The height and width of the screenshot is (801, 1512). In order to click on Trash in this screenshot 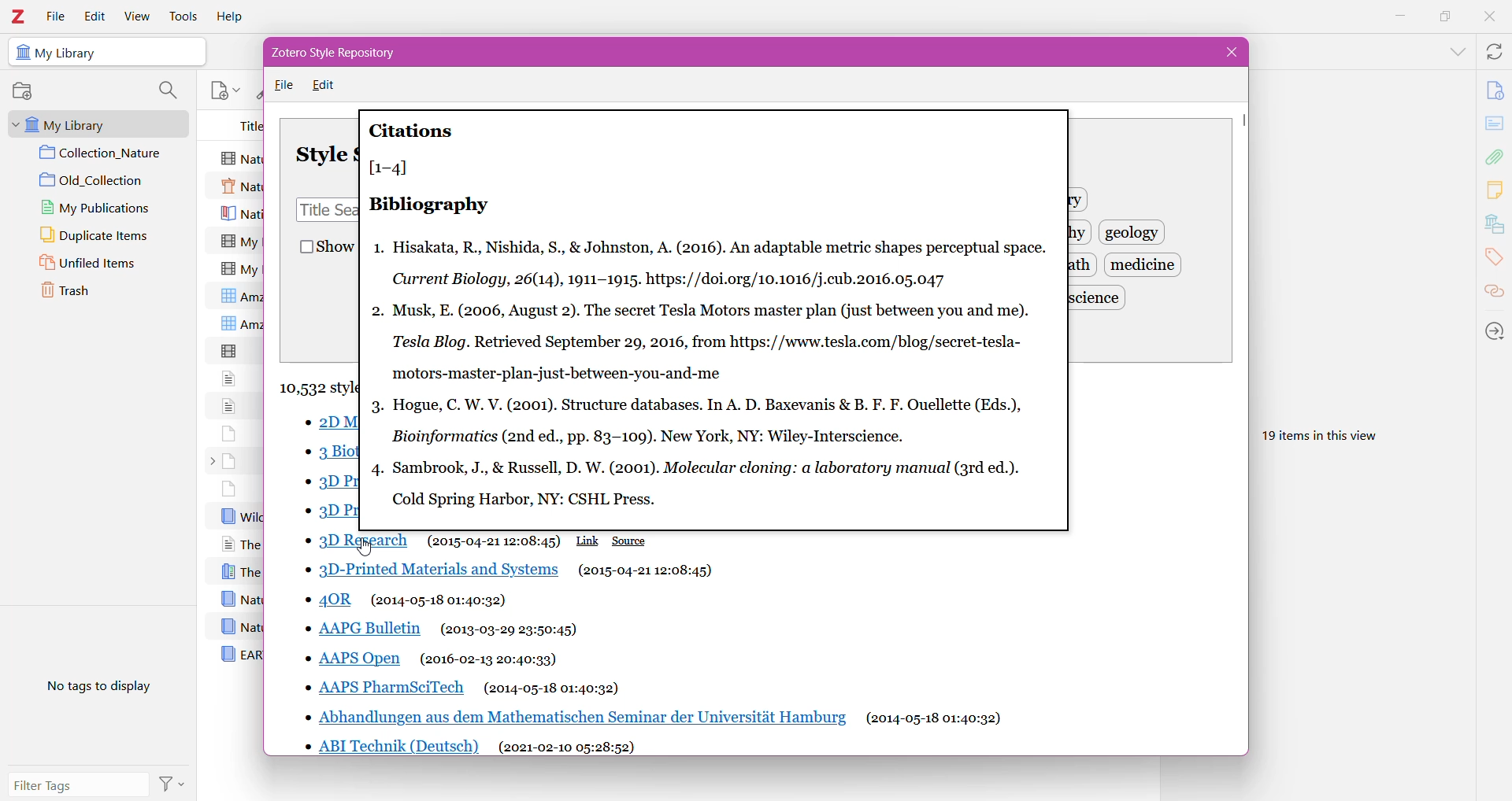, I will do `click(91, 293)`.